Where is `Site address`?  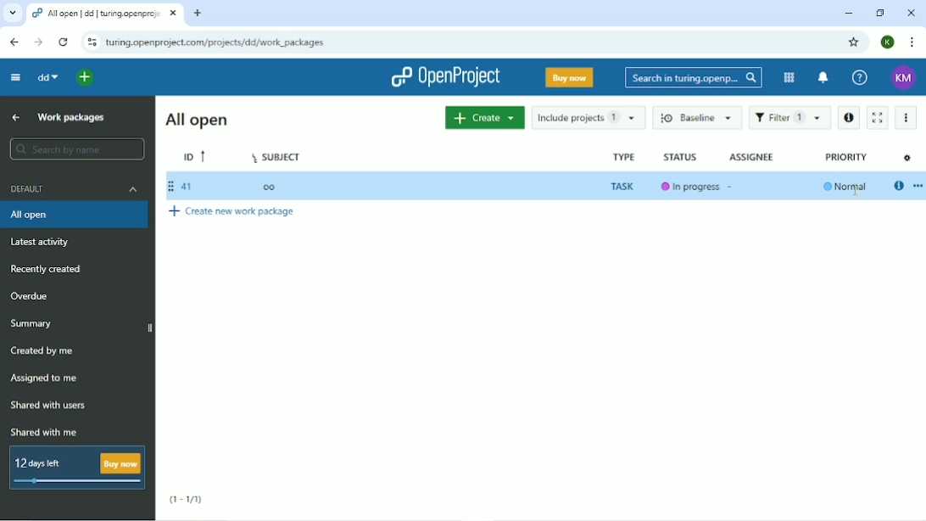
Site address is located at coordinates (216, 44).